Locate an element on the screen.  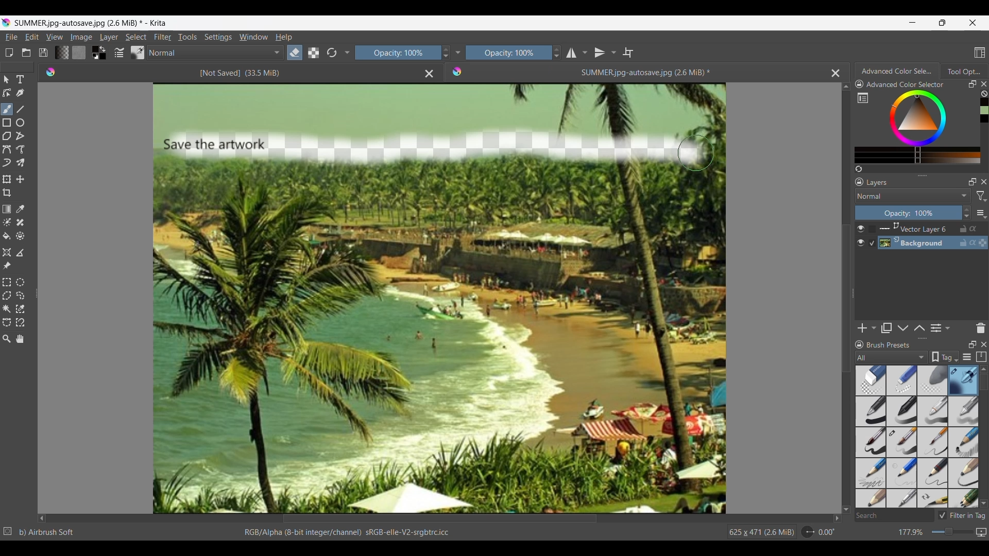
Quick slide to bottom is located at coordinates (846, 510).